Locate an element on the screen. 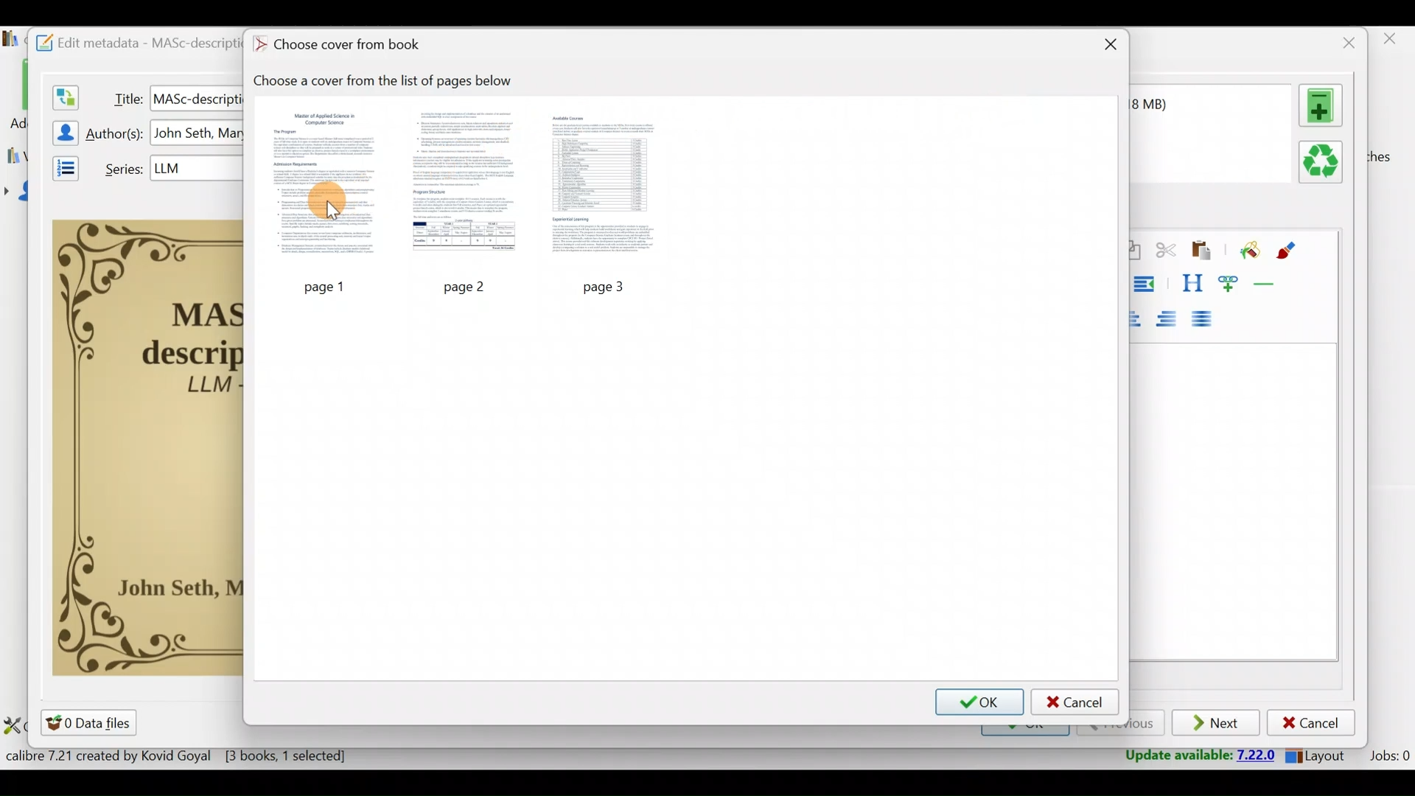  Align right is located at coordinates (1171, 320).